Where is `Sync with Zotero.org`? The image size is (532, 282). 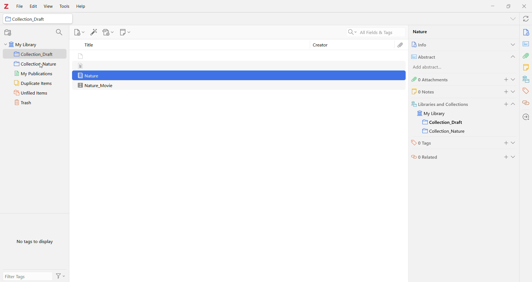
Sync with Zotero.org is located at coordinates (525, 19).